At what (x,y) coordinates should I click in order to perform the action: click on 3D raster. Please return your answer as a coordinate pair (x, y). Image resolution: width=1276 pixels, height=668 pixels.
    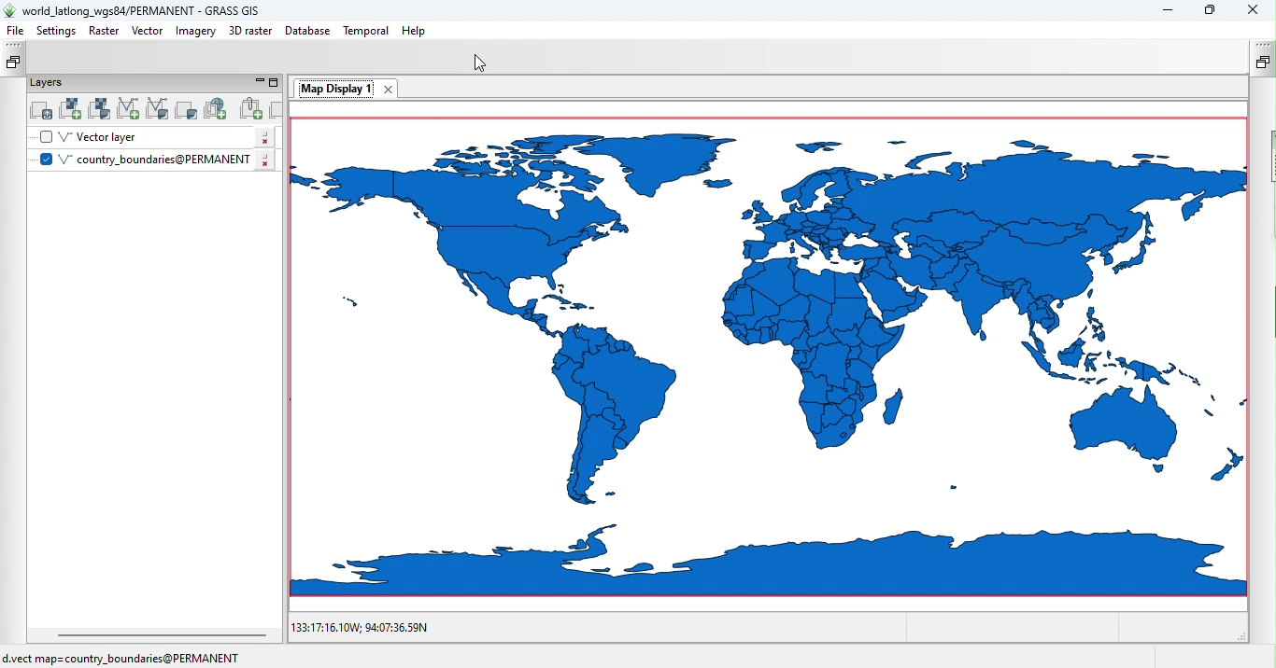
    Looking at the image, I should click on (250, 33).